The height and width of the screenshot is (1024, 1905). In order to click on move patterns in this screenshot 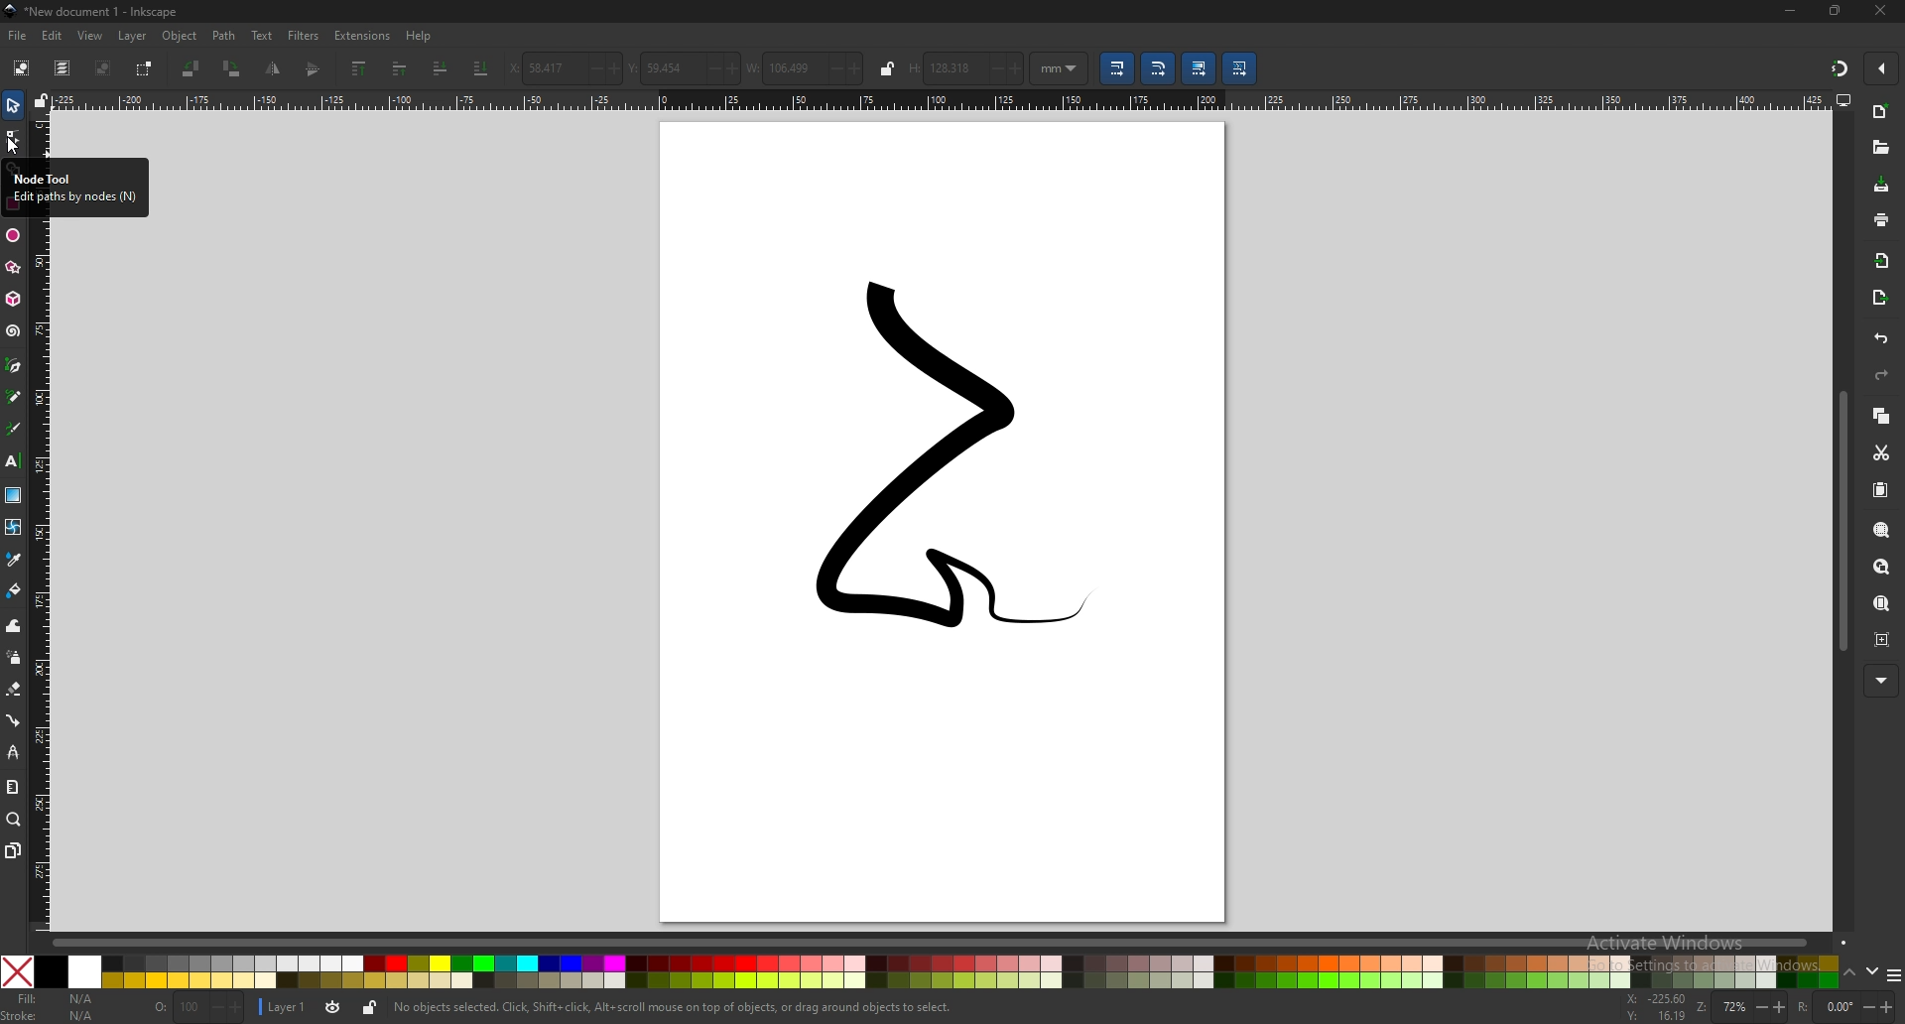, I will do `click(1240, 67)`.